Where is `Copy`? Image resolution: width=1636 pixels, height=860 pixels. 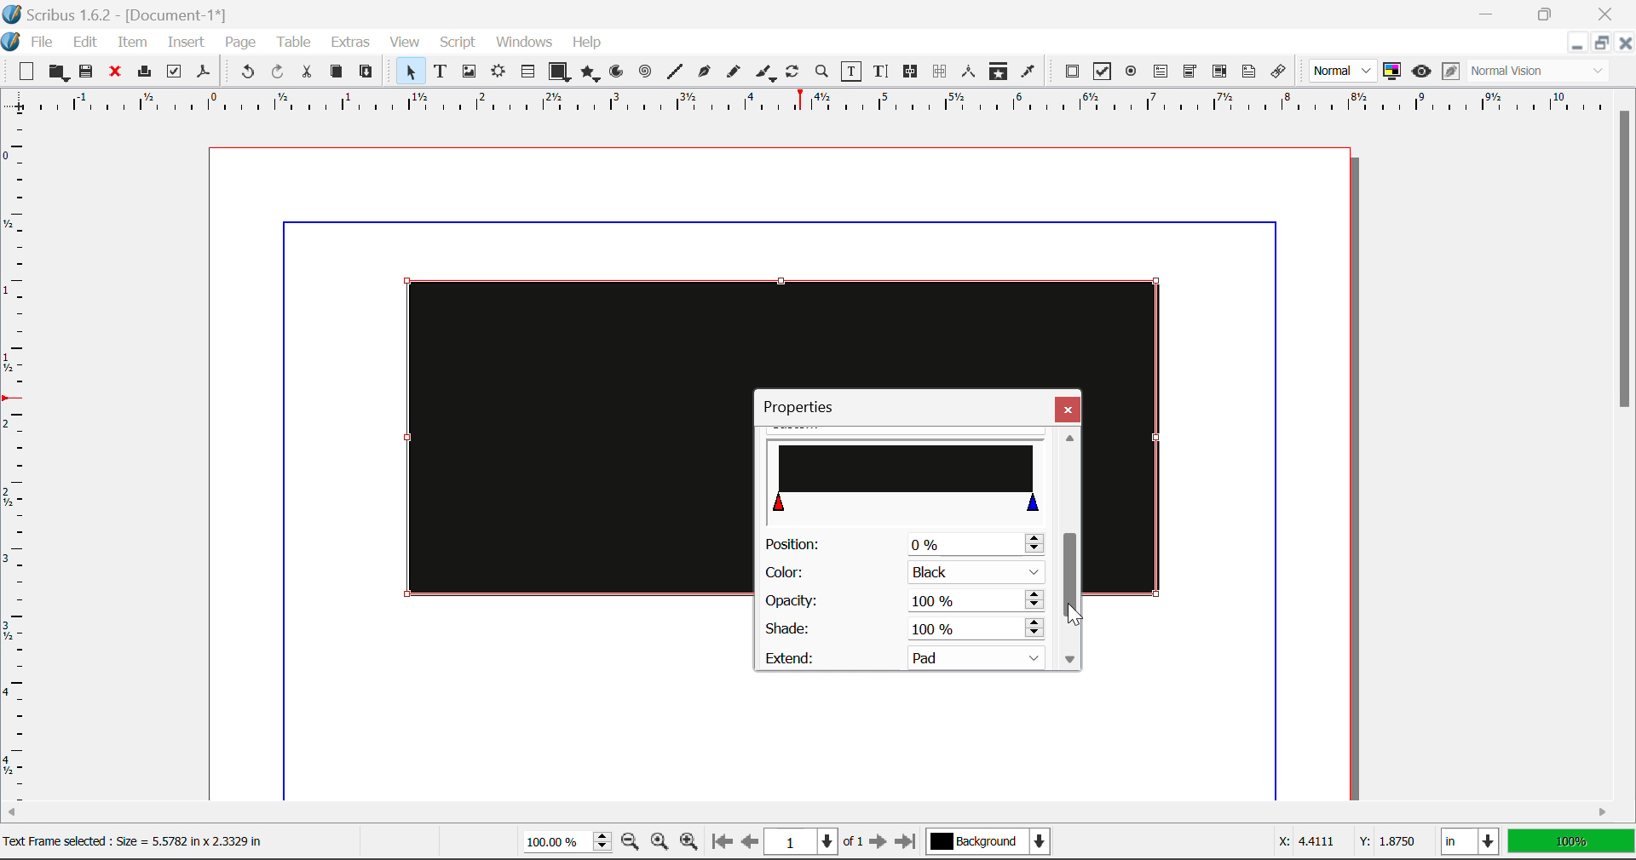
Copy is located at coordinates (337, 72).